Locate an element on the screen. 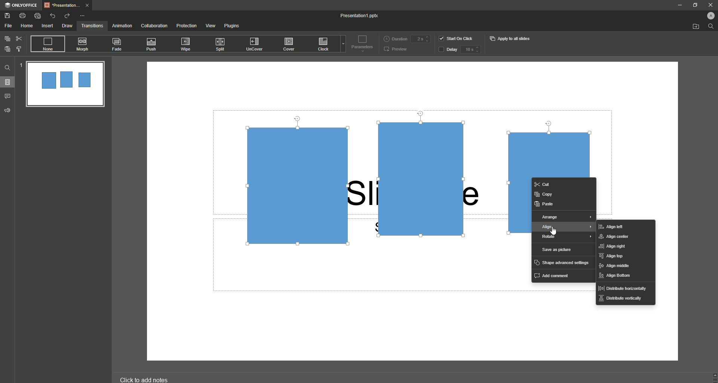 The image size is (718, 383). Plugins is located at coordinates (233, 27).